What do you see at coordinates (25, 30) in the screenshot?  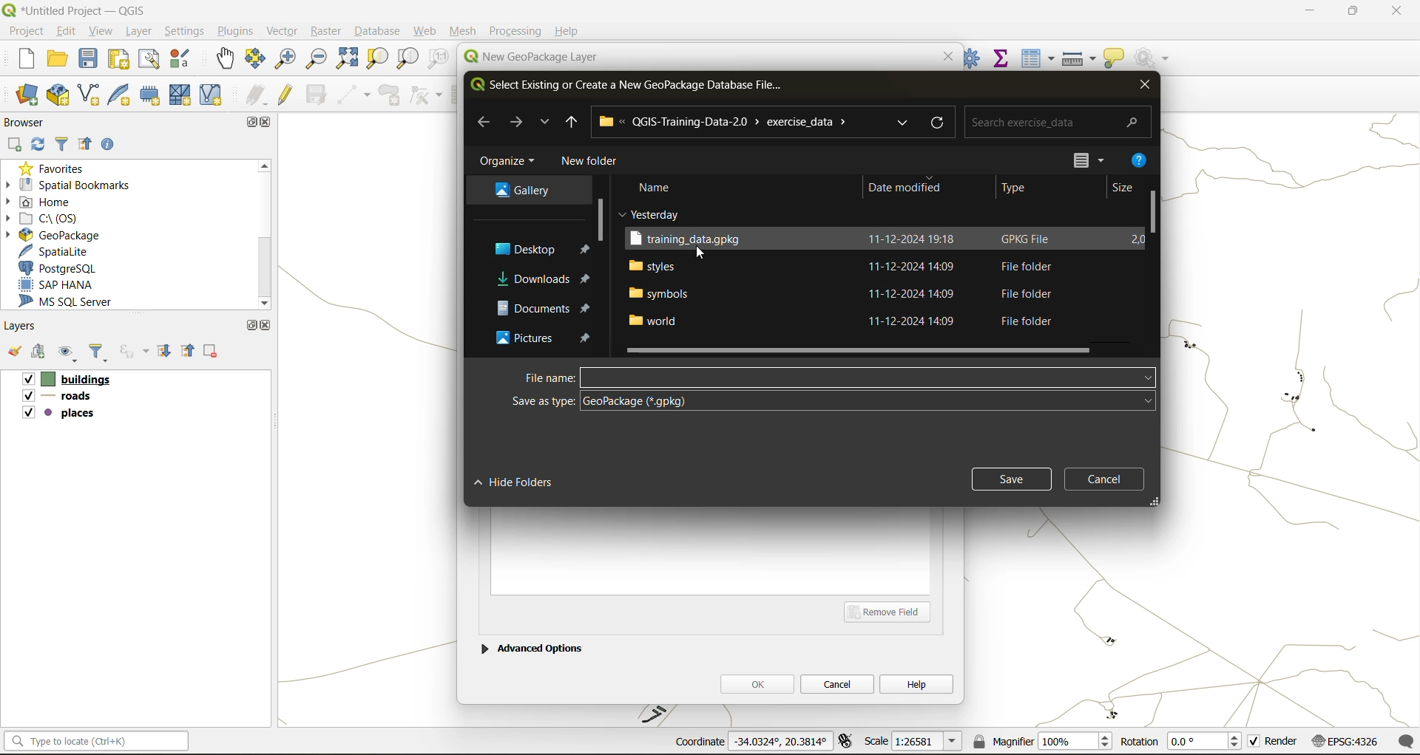 I see `project` at bounding box center [25, 30].